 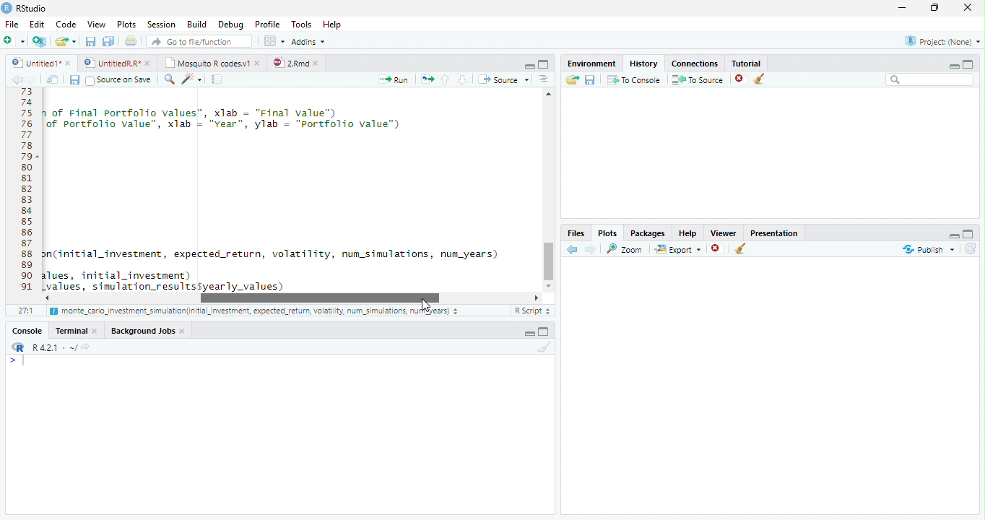 I want to click on Workspace Panes, so click(x=274, y=41).